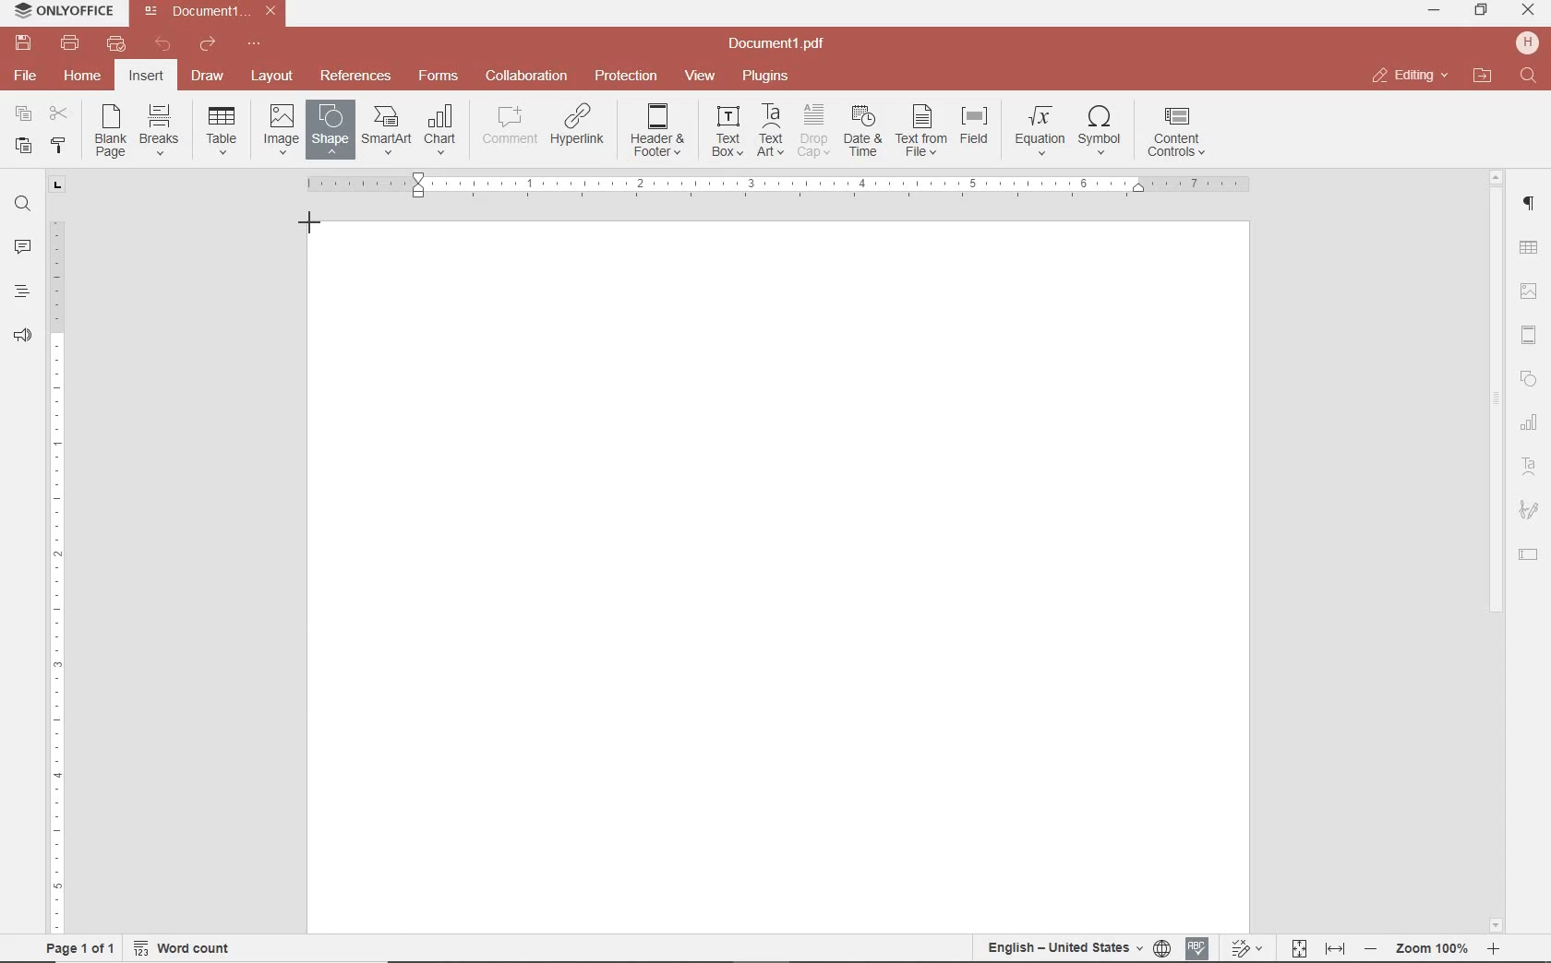 This screenshot has width=1551, height=963. What do you see at coordinates (114, 43) in the screenshot?
I see `quick print` at bounding box center [114, 43].